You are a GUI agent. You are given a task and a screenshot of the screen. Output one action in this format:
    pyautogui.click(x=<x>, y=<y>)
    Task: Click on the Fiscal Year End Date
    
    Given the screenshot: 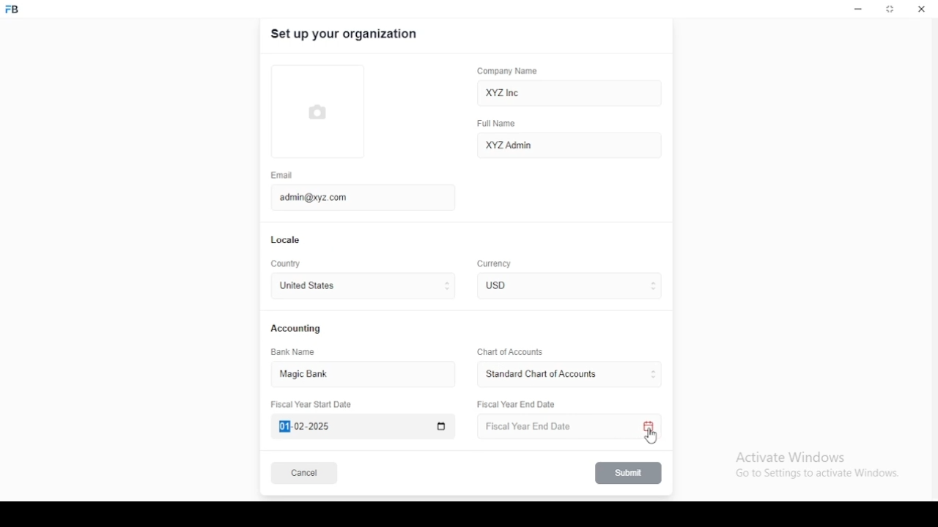 What is the action you would take?
    pyautogui.click(x=517, y=404)
    